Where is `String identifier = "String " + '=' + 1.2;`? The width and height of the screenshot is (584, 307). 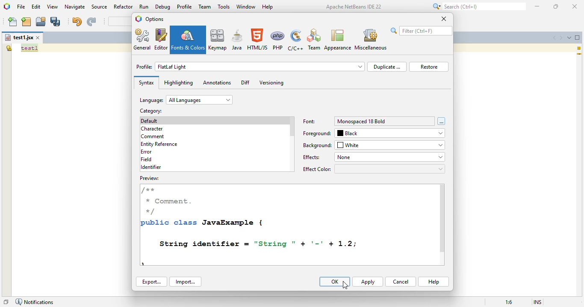
String identifier = "String " + '=' + 1.2; is located at coordinates (258, 243).